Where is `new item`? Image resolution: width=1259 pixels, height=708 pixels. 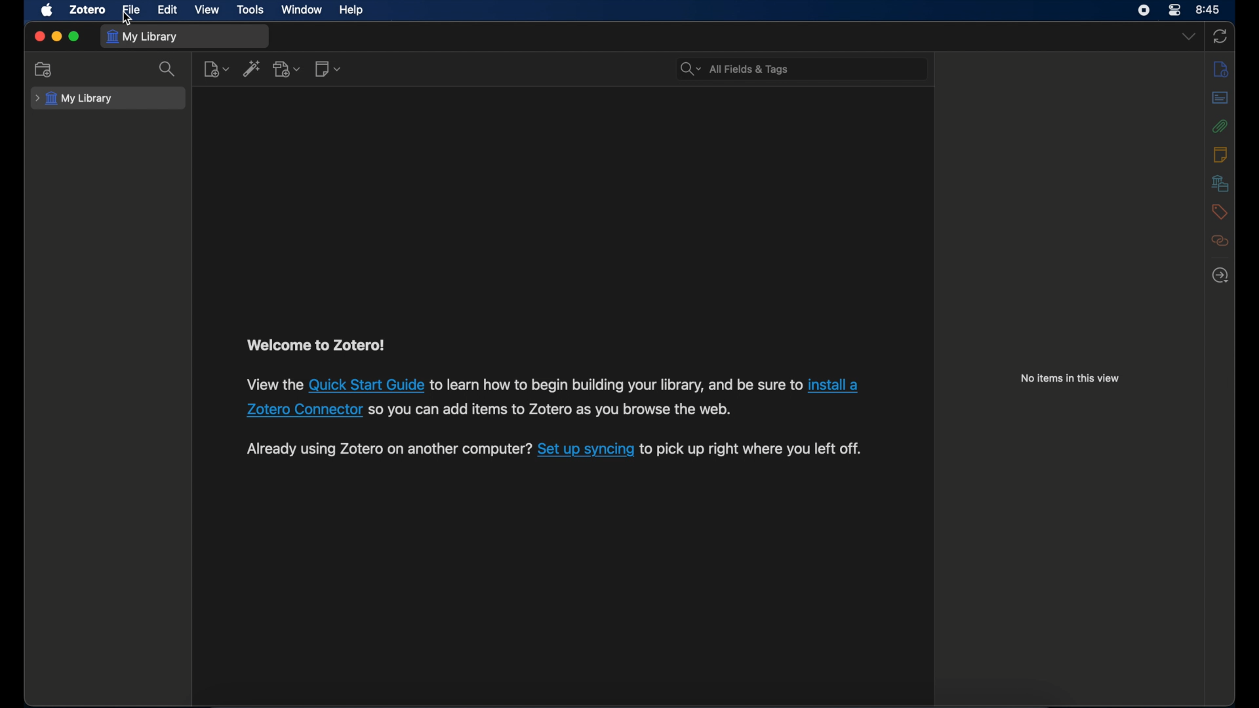
new item is located at coordinates (216, 70).